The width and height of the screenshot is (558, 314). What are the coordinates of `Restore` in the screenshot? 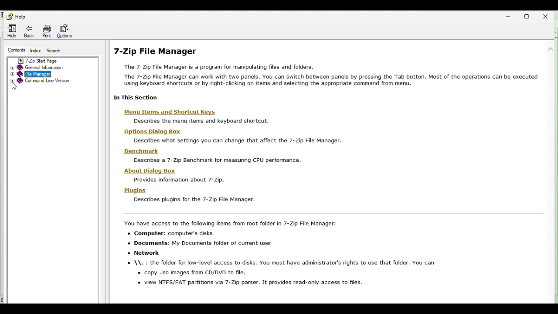 It's located at (532, 15).